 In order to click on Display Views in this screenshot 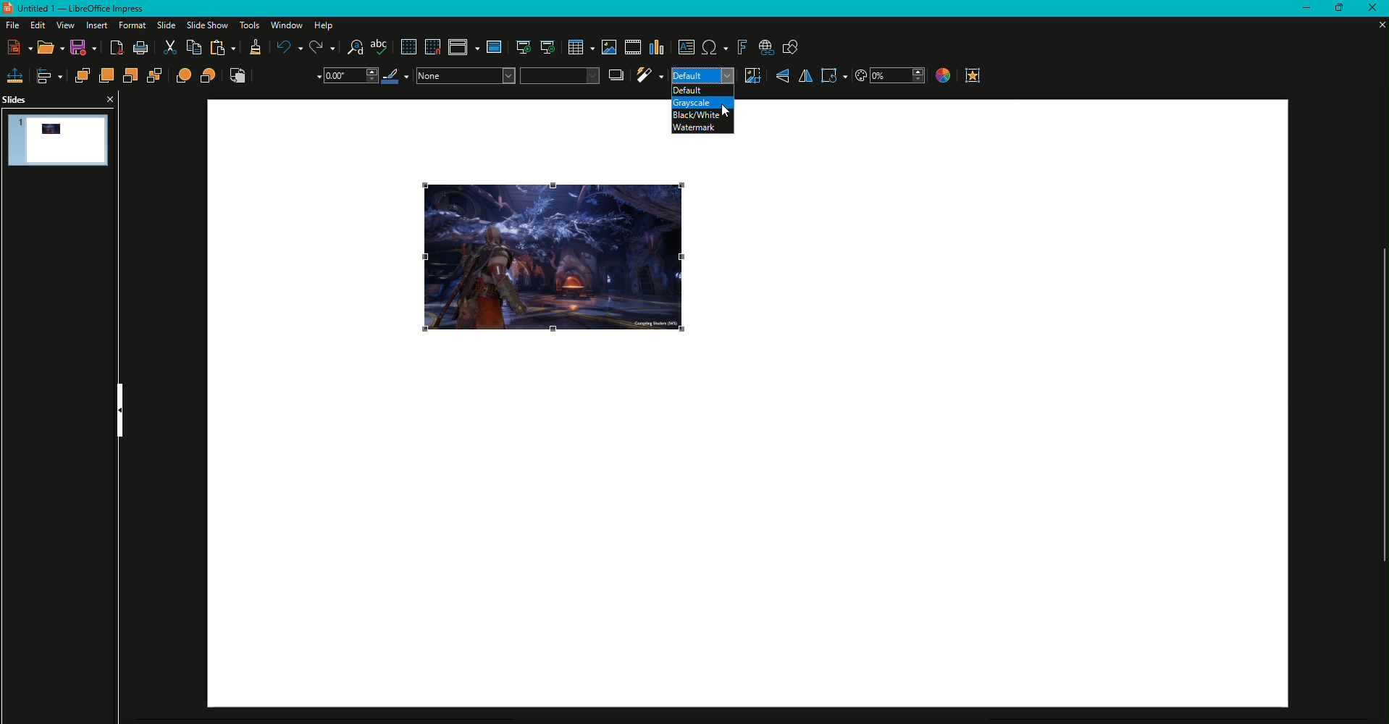, I will do `click(463, 49)`.